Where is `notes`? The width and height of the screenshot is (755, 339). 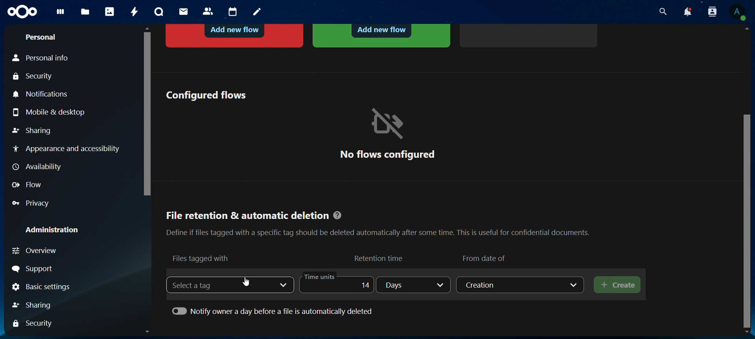
notes is located at coordinates (258, 12).